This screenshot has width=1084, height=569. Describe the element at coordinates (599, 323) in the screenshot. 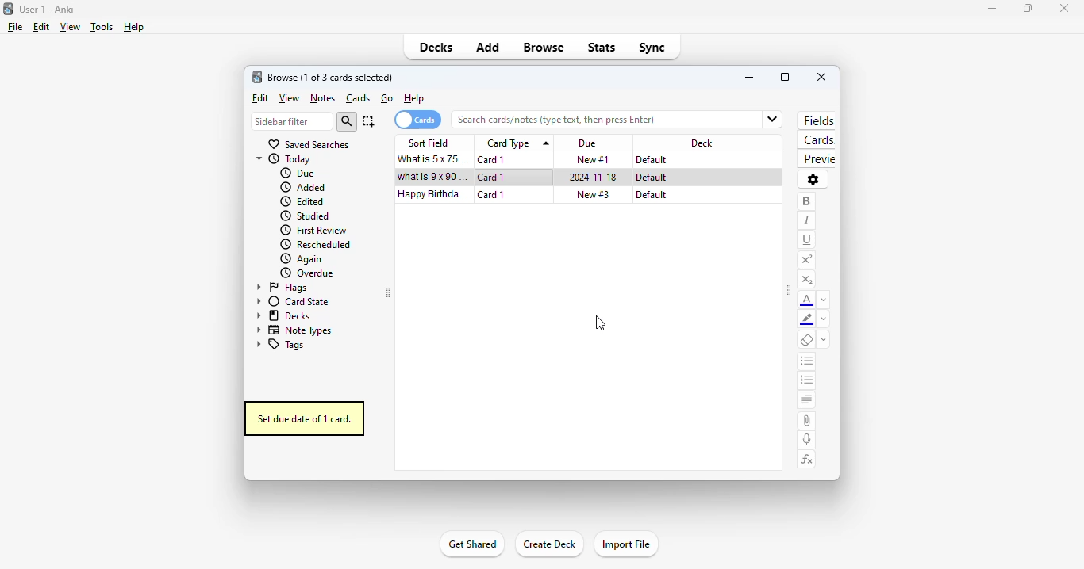

I see `cursor` at that location.